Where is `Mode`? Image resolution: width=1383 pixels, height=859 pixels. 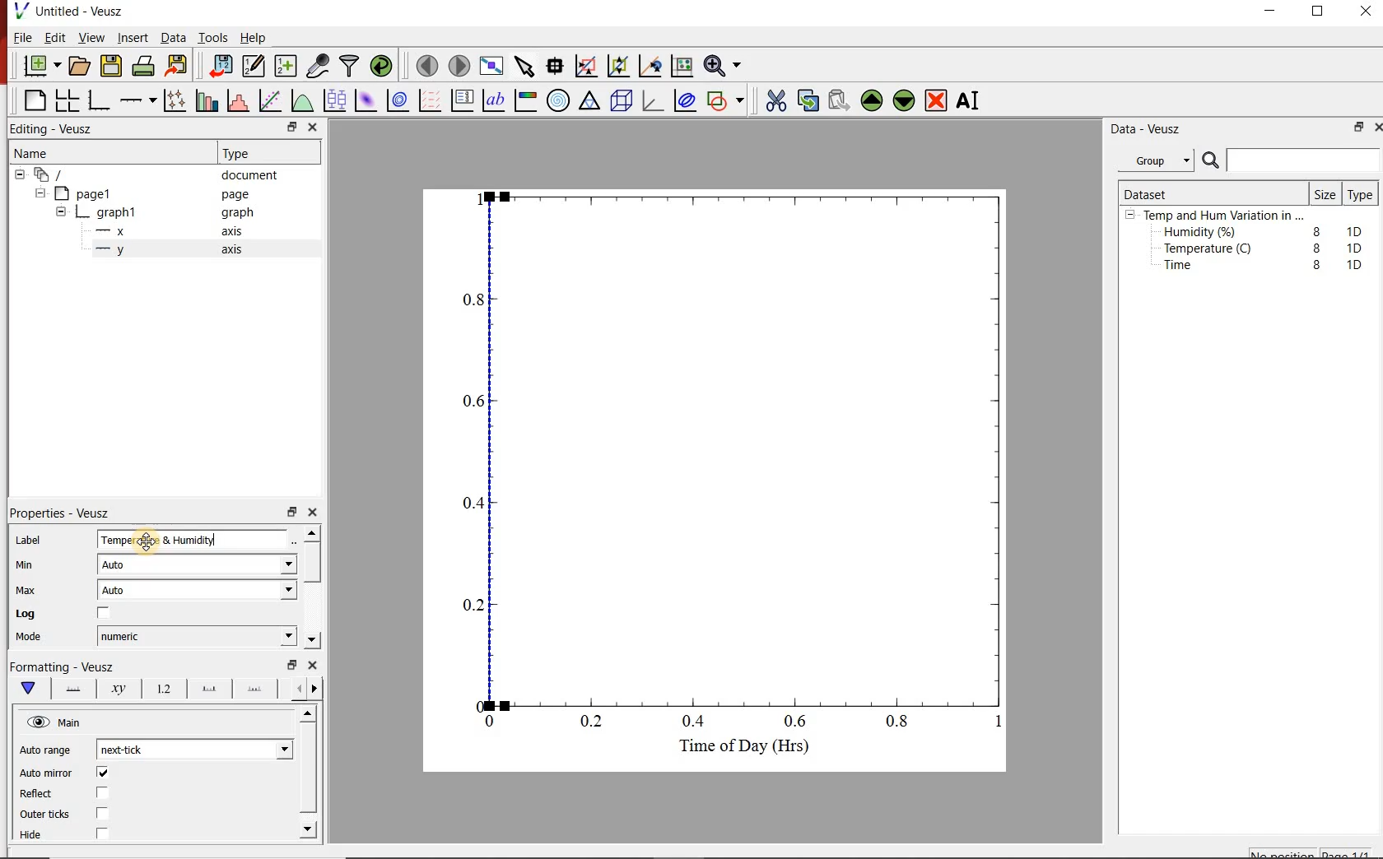 Mode is located at coordinates (41, 638).